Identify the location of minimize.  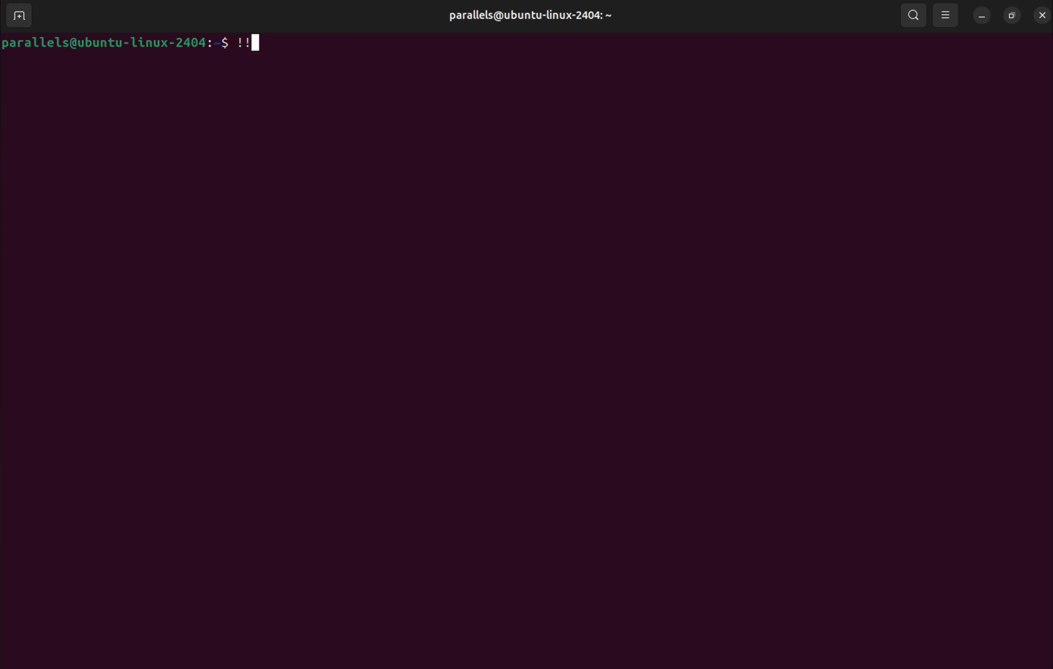
(983, 16).